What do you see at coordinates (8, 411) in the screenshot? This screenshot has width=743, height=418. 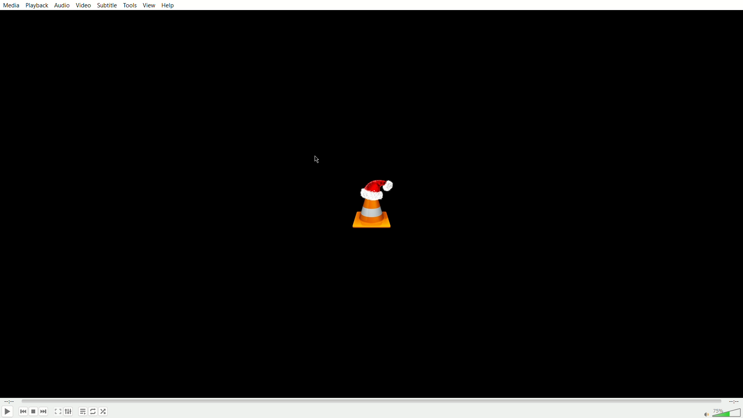 I see `play/pause` at bounding box center [8, 411].